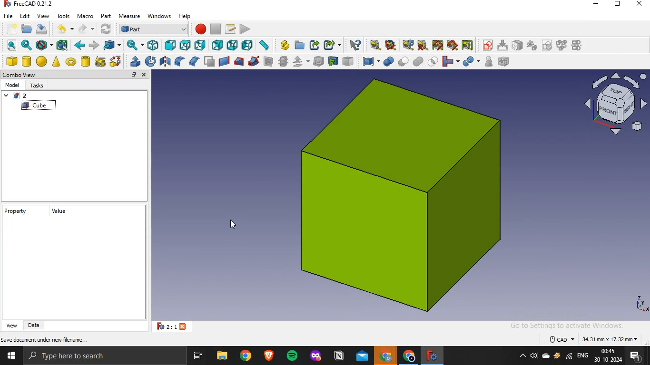  I want to click on icon, so click(533, 45).